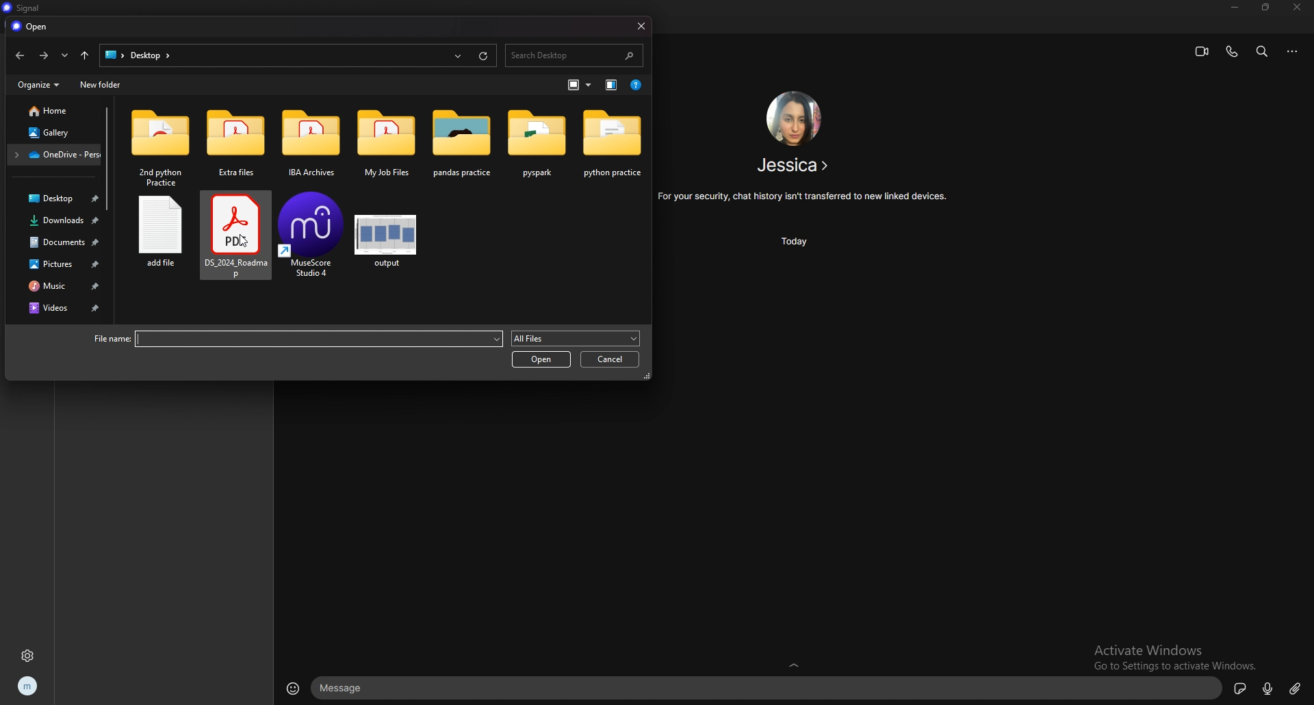  Describe the element at coordinates (60, 285) in the screenshot. I see `music` at that location.